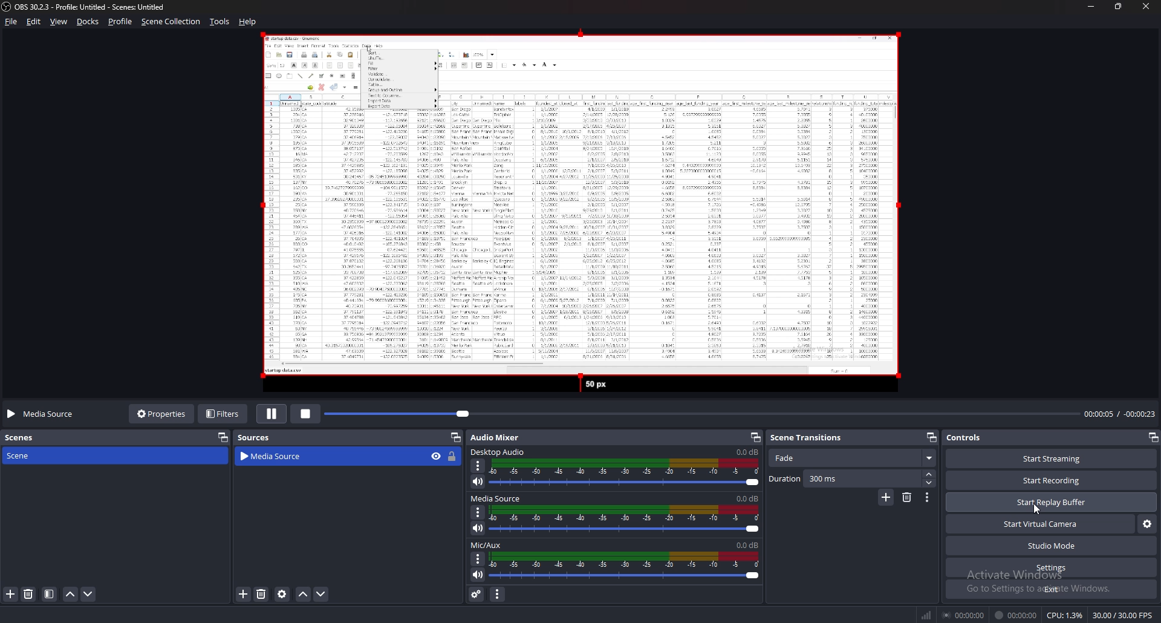 The height and width of the screenshot is (623, 1161). Describe the element at coordinates (455, 437) in the screenshot. I see `pop out` at that location.